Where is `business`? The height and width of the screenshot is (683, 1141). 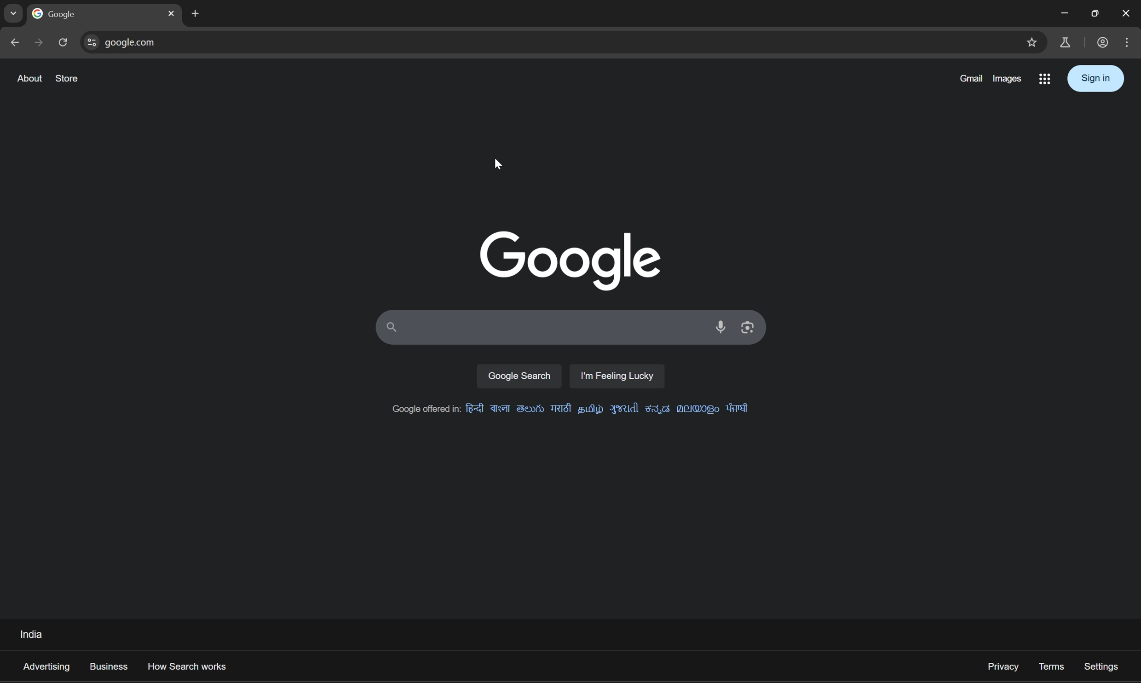 business is located at coordinates (109, 665).